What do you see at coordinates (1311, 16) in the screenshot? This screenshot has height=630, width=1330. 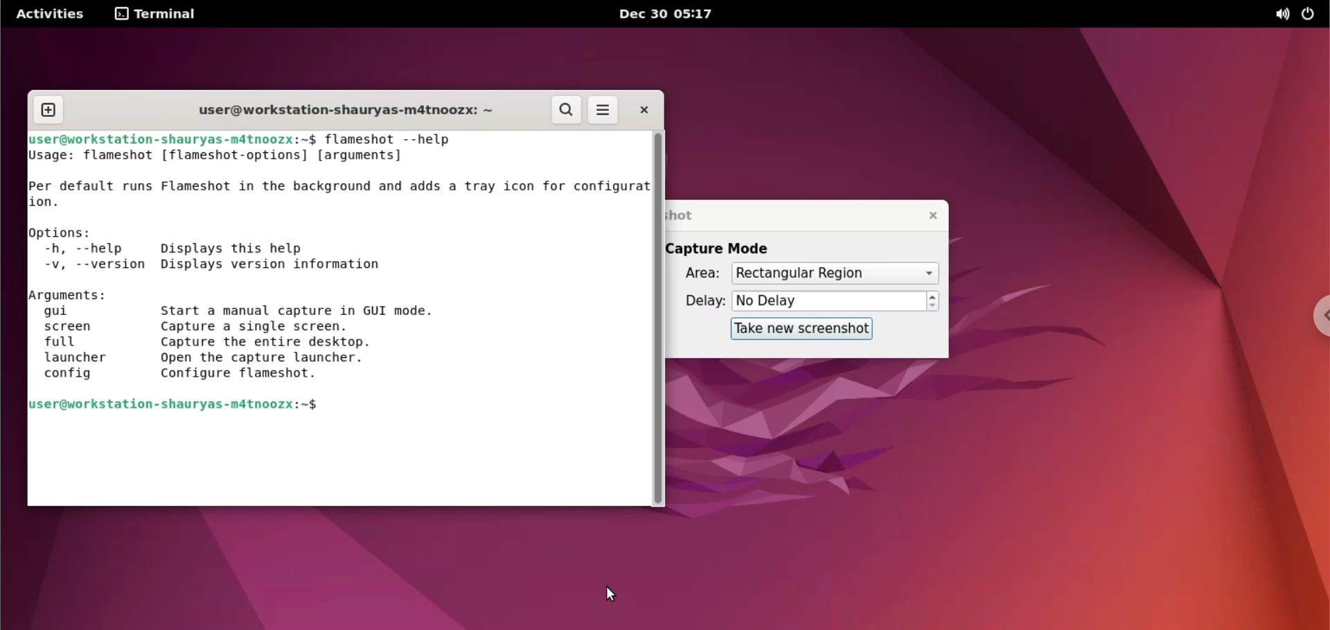 I see `power options` at bounding box center [1311, 16].